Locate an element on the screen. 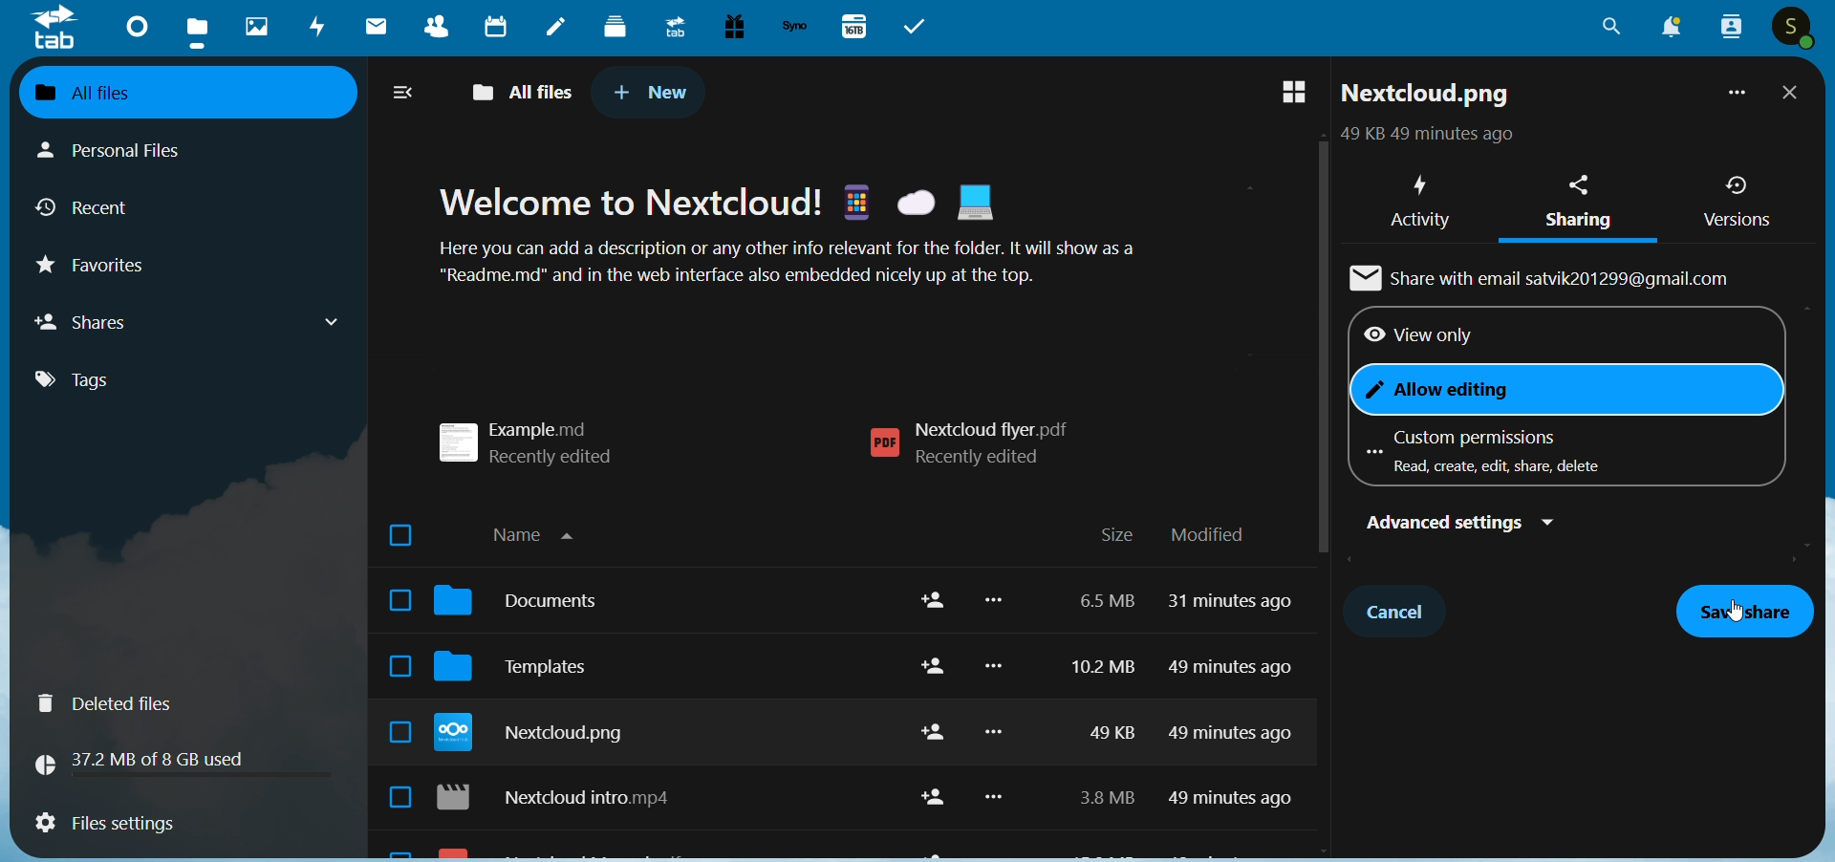  mail is located at coordinates (373, 29).